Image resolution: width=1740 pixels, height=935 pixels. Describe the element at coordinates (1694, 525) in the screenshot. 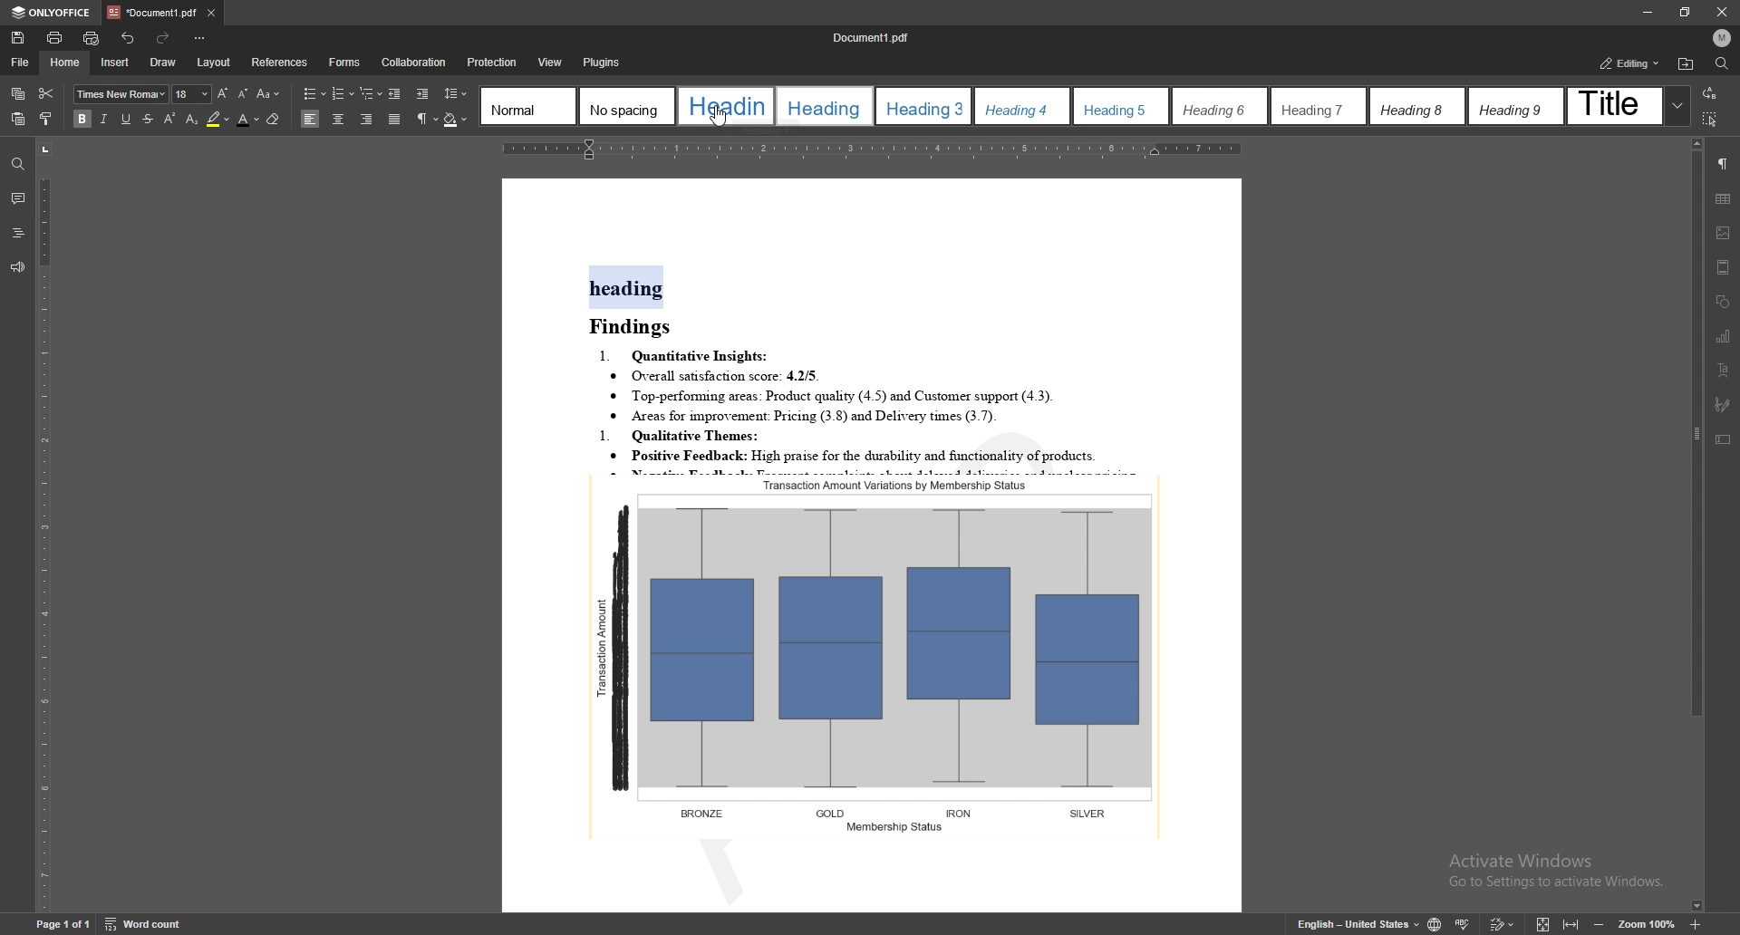

I see `scroll bar` at that location.